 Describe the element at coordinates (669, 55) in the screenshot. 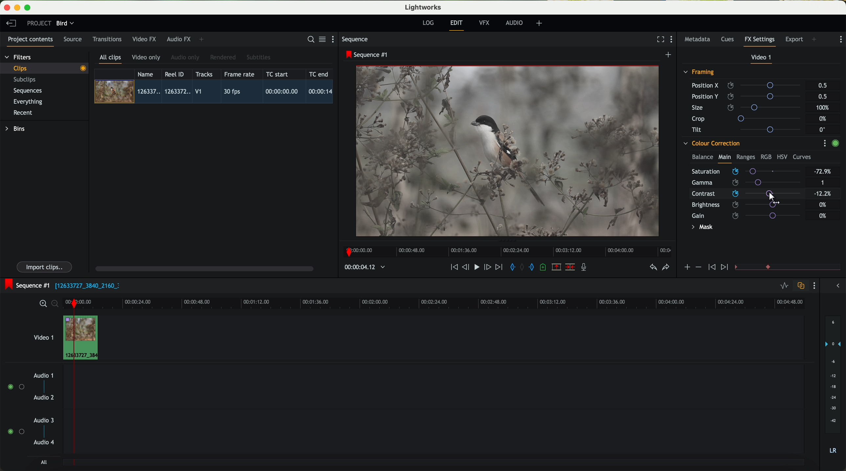

I see `create a new sequence` at that location.